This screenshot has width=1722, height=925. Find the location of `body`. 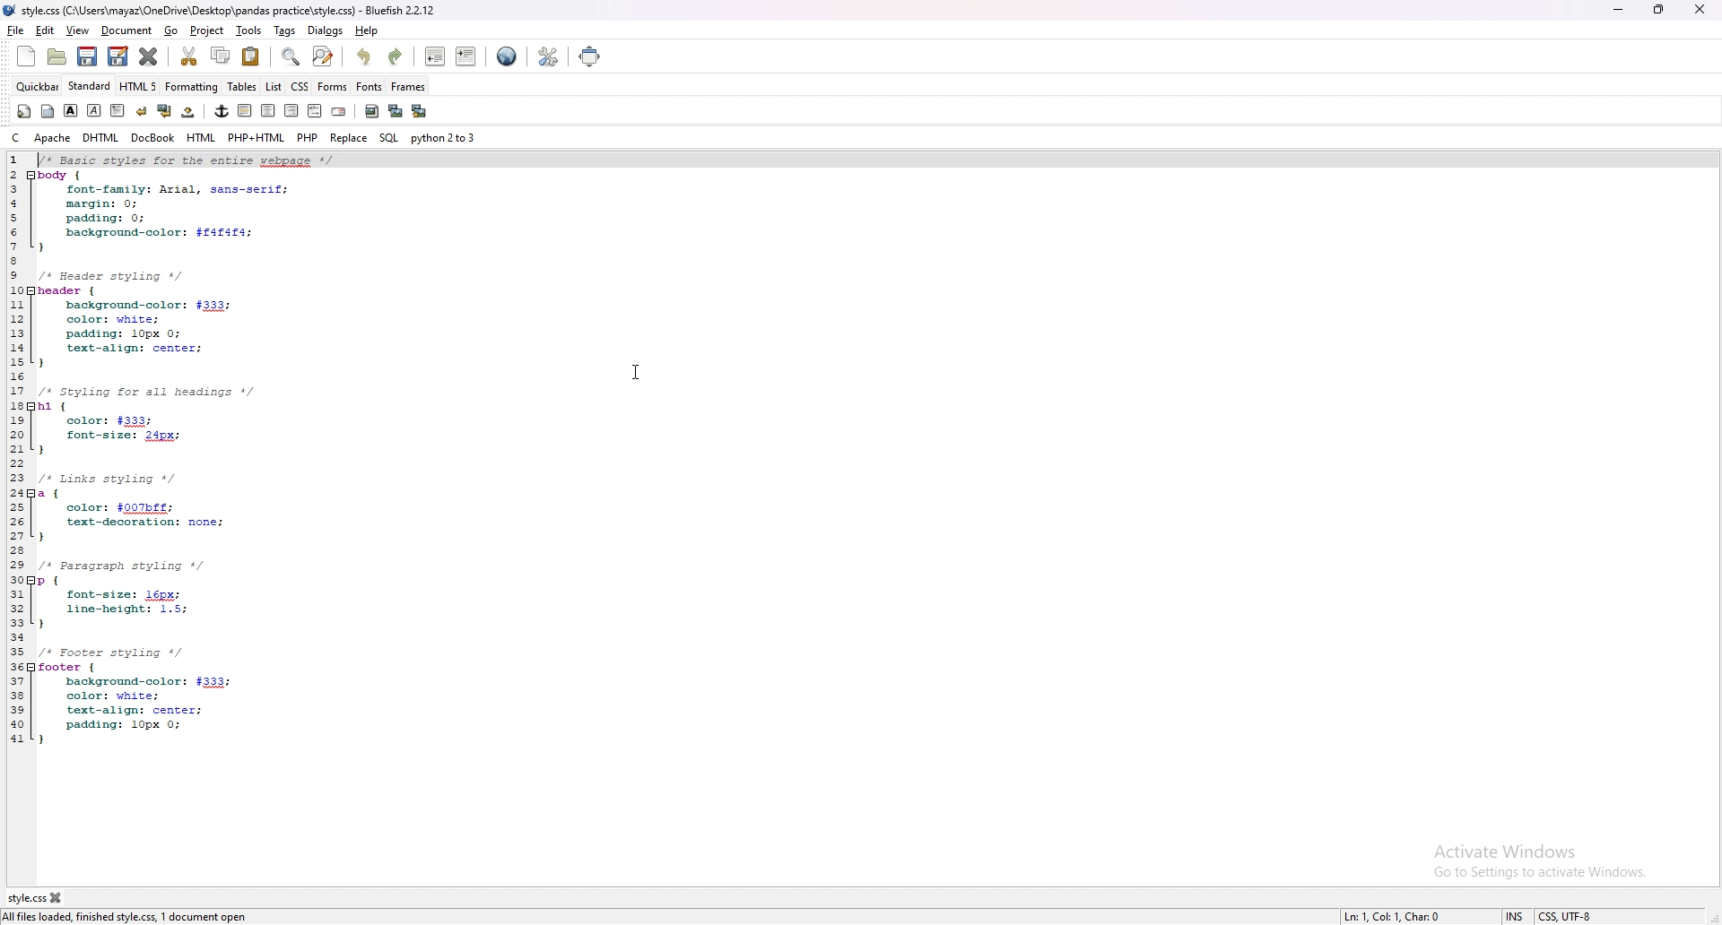

body is located at coordinates (48, 112).